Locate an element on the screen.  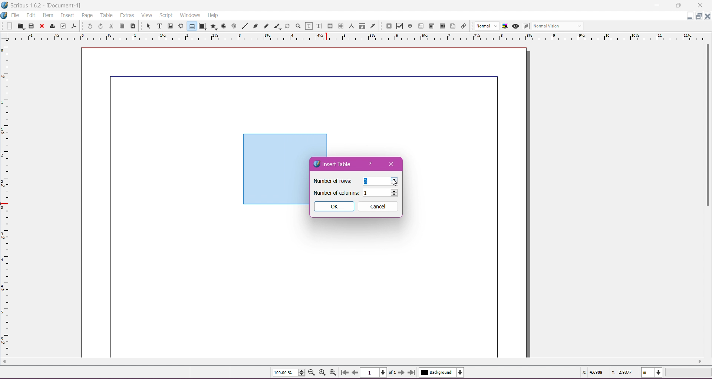
Save is located at coordinates (32, 26).